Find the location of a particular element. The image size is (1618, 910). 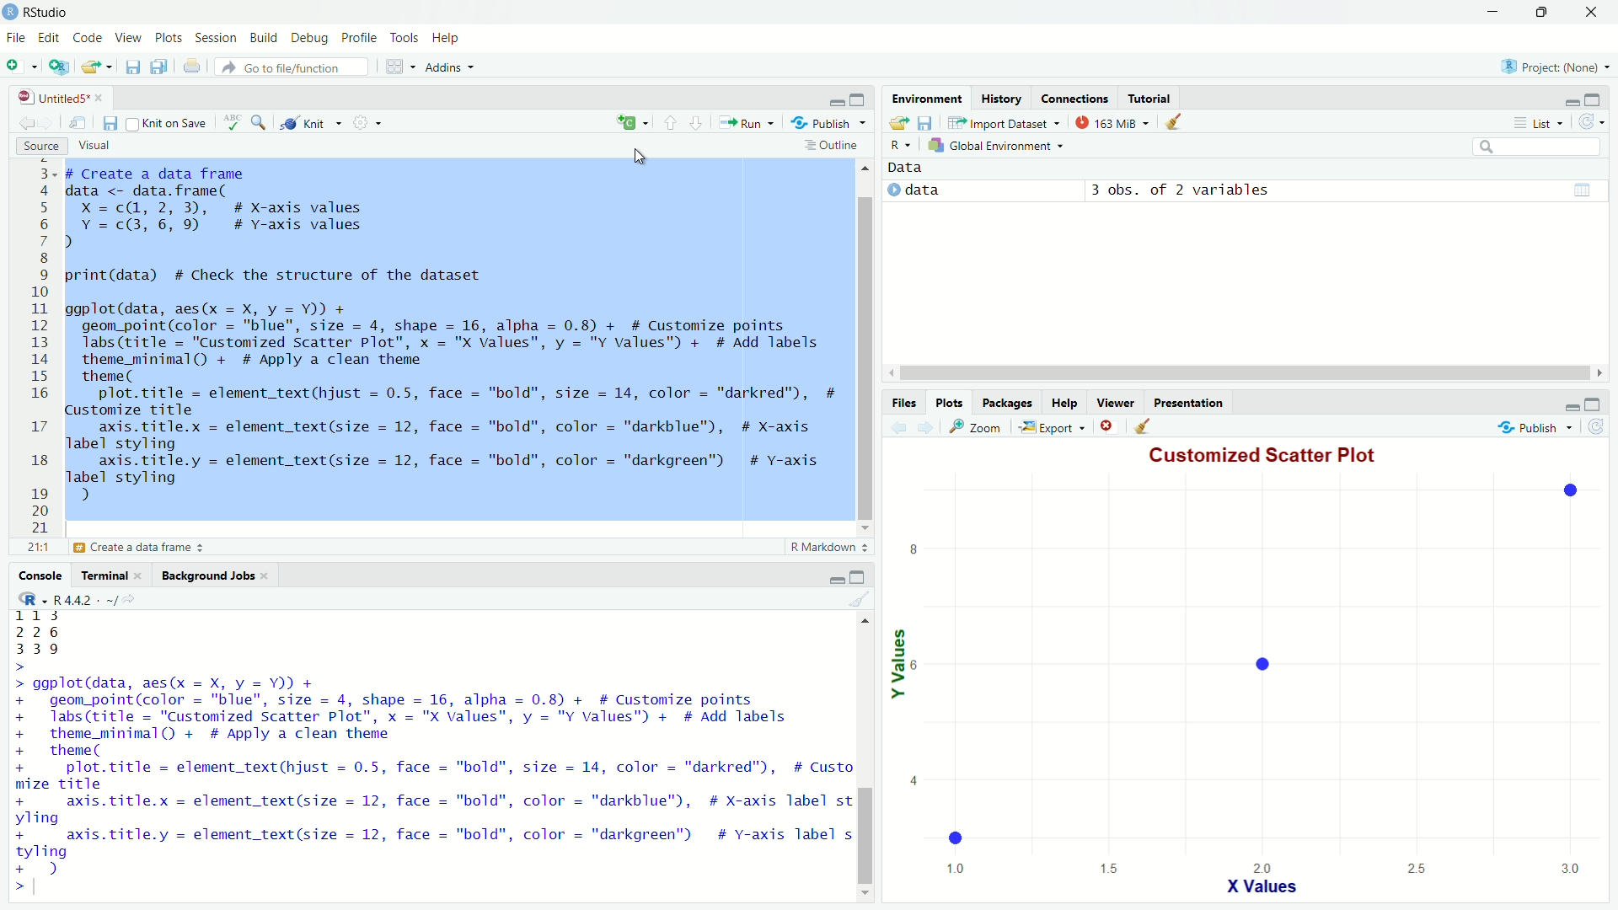

Settings is located at coordinates (369, 124).